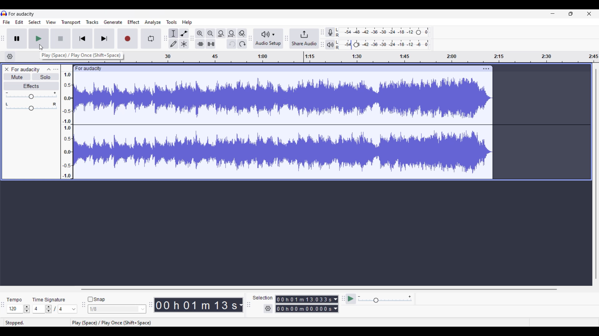 The height and width of the screenshot is (336, 599). I want to click on Software logo, so click(4, 13).